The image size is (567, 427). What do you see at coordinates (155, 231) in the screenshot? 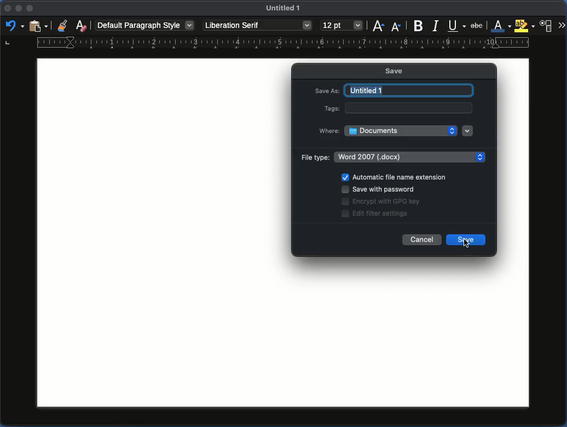
I see `Page` at bounding box center [155, 231].